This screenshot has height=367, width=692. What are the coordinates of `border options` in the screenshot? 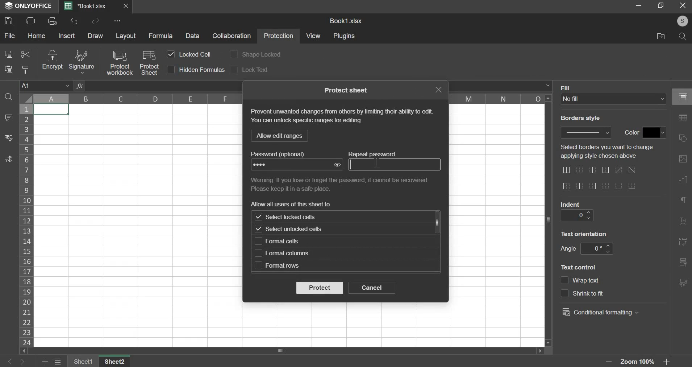 It's located at (631, 186).